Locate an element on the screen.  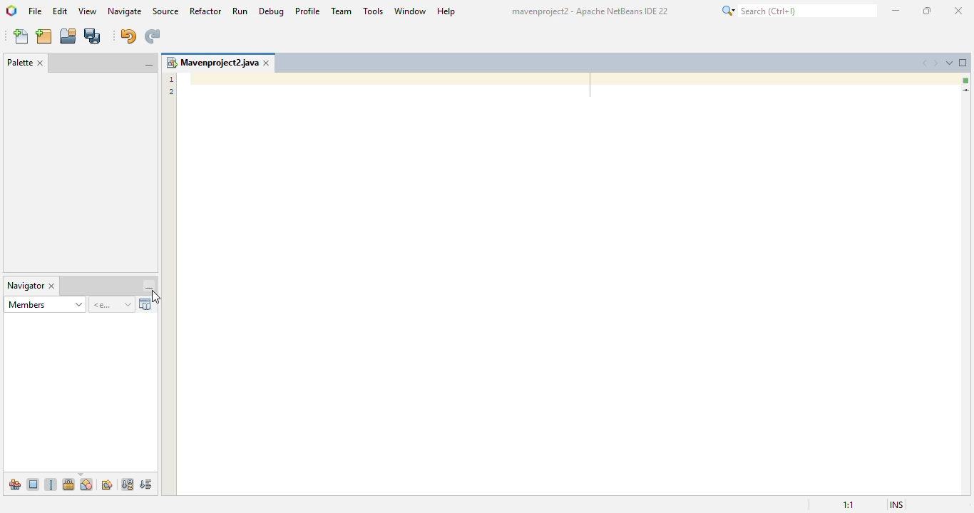
undo is located at coordinates (129, 36).